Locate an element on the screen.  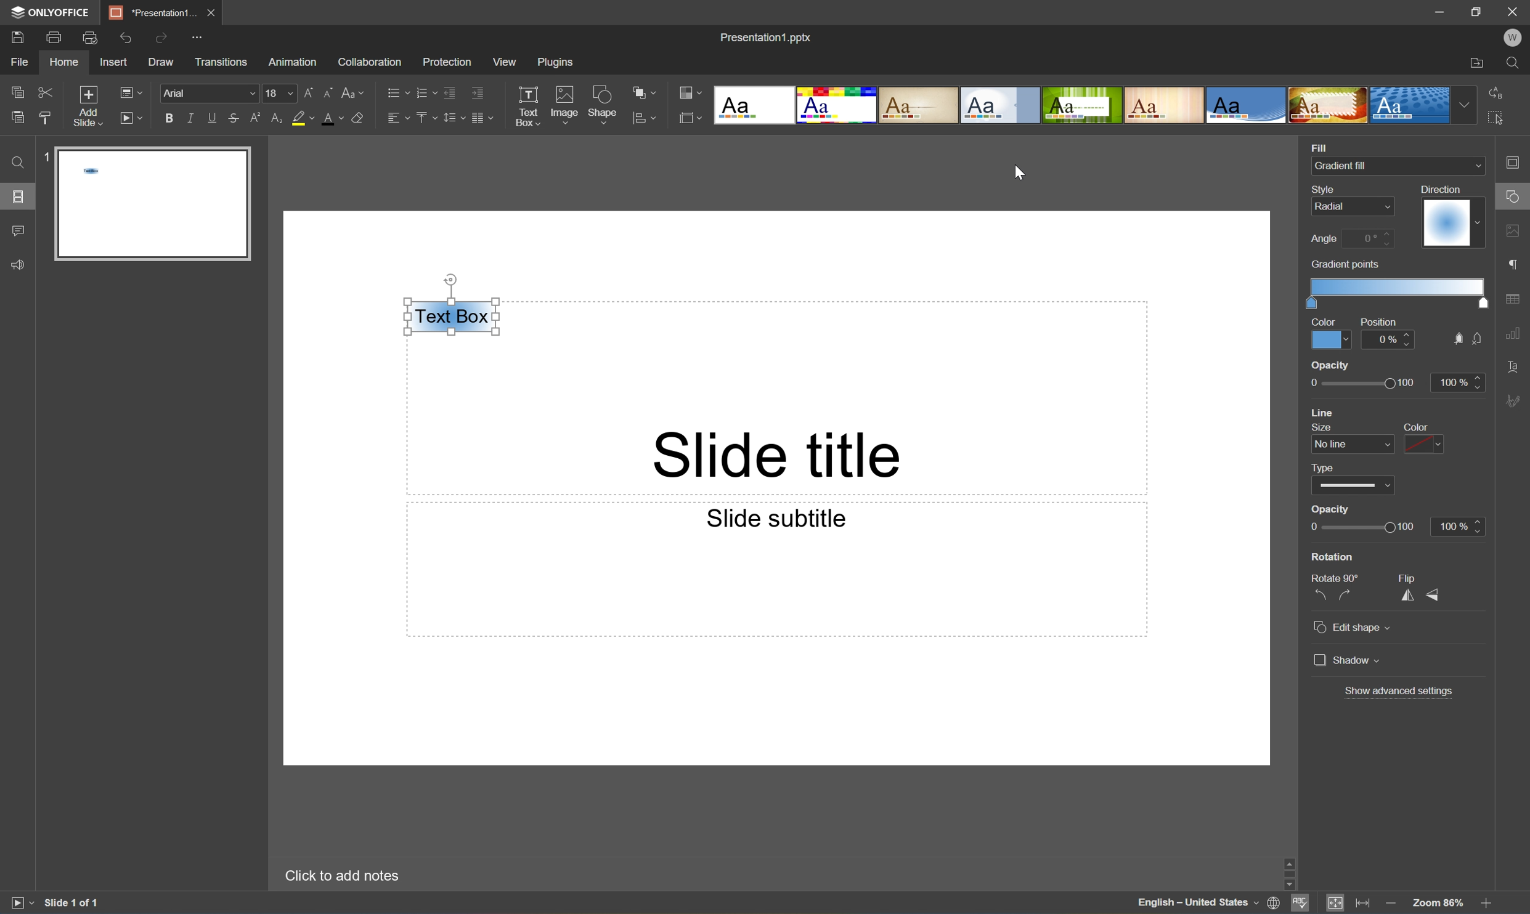
Line spacing is located at coordinates (449, 121).